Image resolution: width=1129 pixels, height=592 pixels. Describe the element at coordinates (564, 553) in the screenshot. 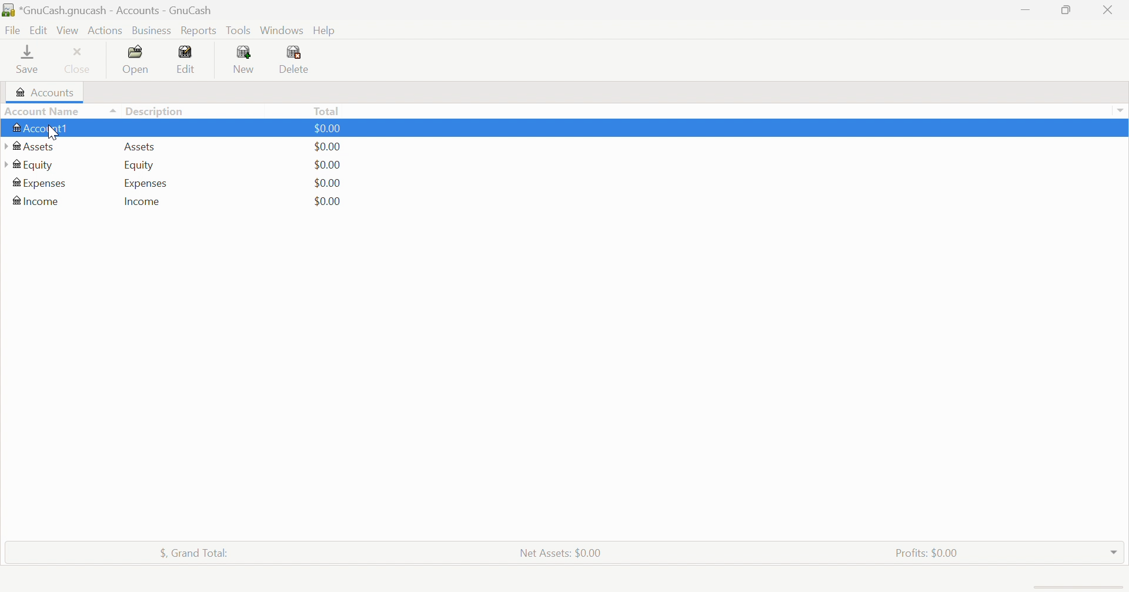

I see `Net Assets: $0.00` at that location.